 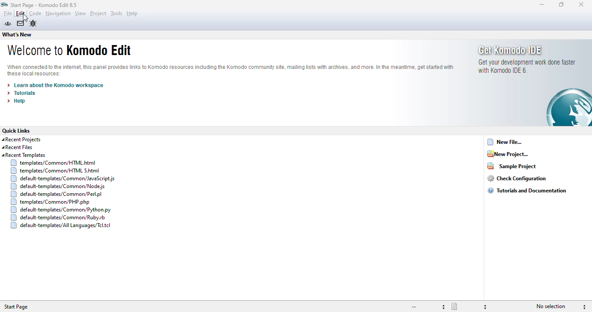 I want to click on recent projects, so click(x=22, y=140).